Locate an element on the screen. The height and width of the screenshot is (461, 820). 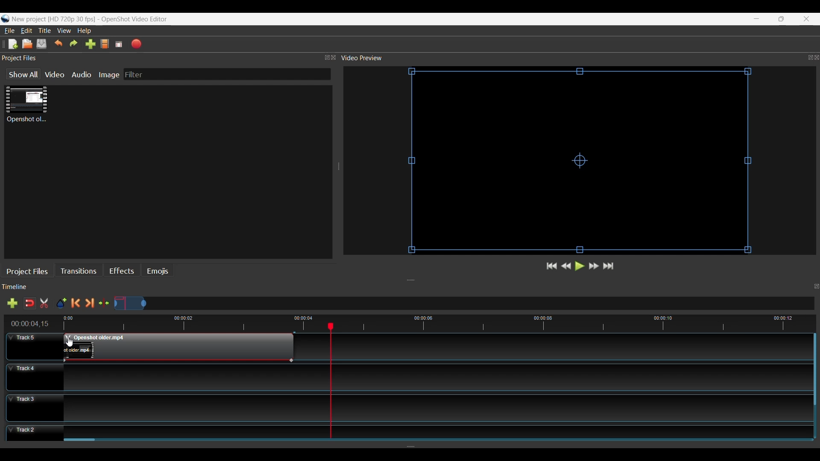
Zoom Slider is located at coordinates (465, 304).